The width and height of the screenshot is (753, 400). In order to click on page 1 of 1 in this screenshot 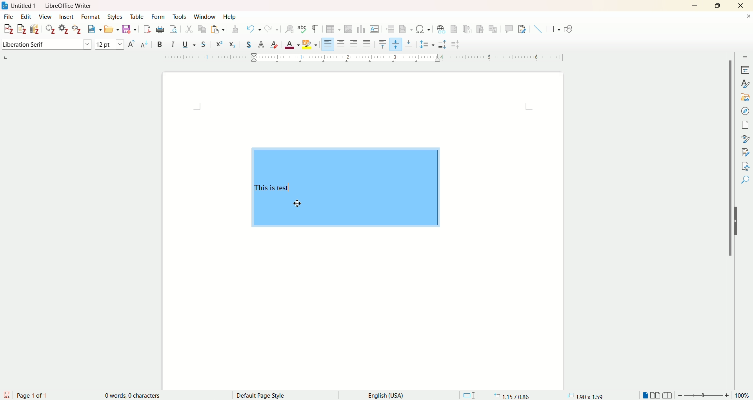, I will do `click(34, 395)`.